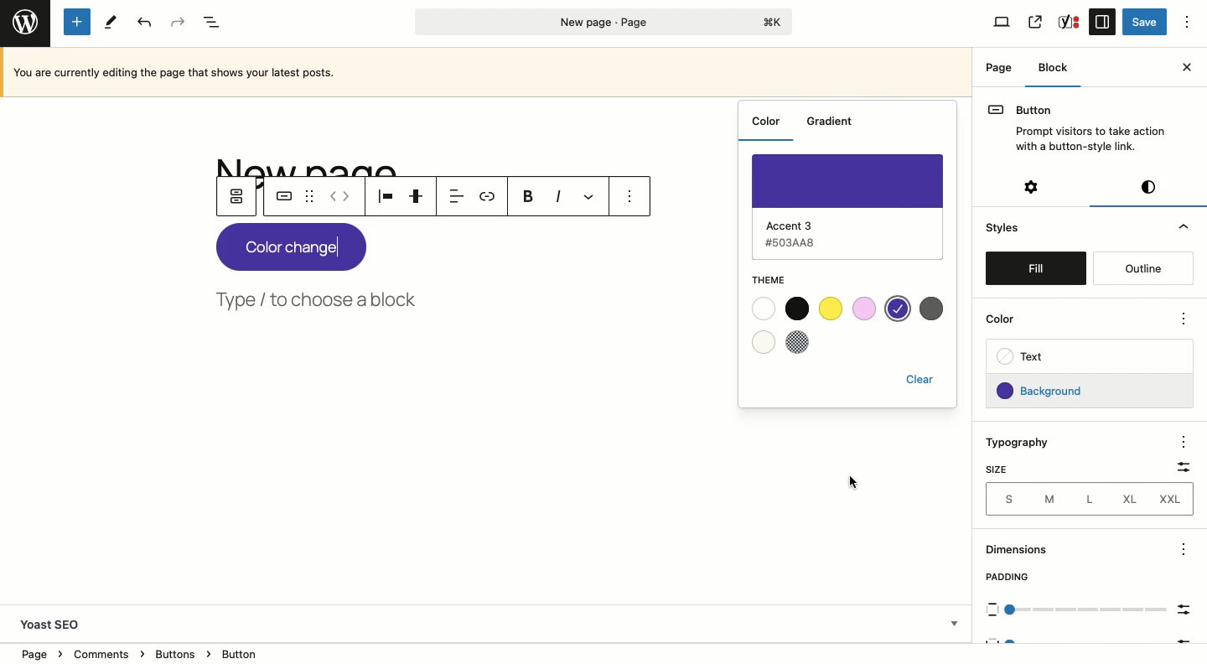  I want to click on Parent button, so click(239, 196).